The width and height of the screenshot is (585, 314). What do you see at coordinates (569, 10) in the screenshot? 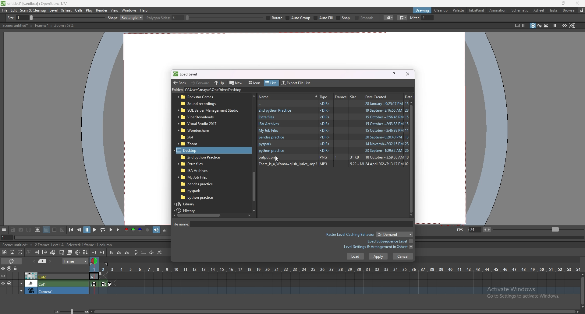
I see `browser` at bounding box center [569, 10].